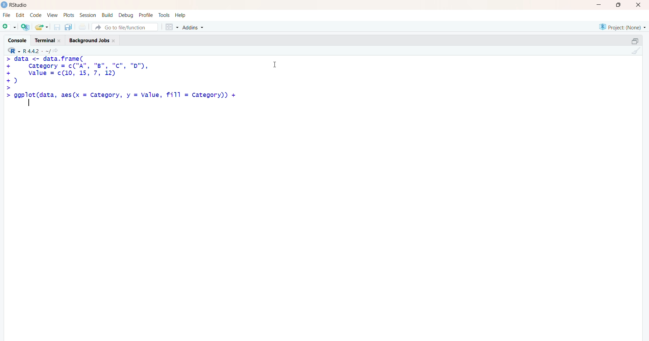 This screenshot has height=341, width=649. What do you see at coordinates (275, 63) in the screenshot?
I see `Cursor` at bounding box center [275, 63].